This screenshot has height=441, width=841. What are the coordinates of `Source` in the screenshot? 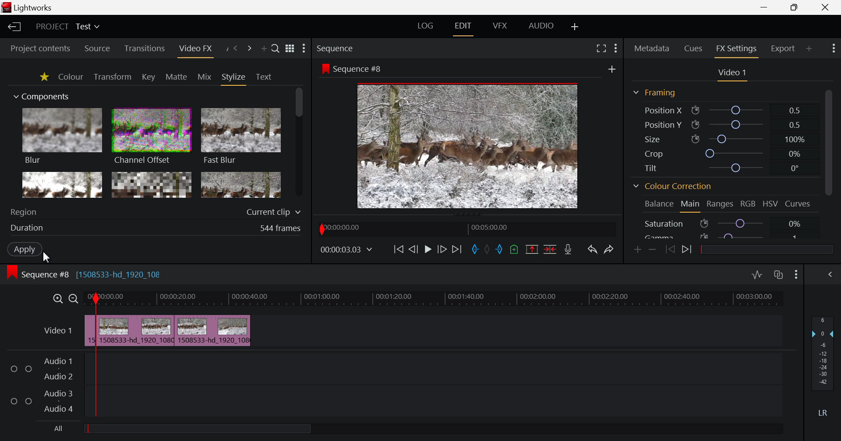 It's located at (98, 48).